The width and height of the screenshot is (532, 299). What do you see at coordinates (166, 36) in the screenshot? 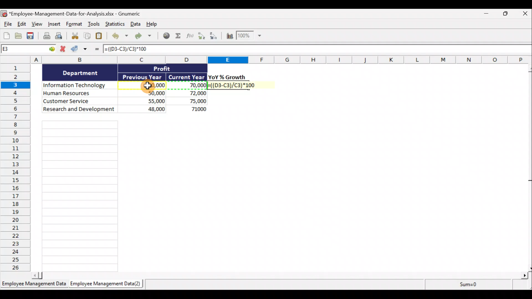
I see `Insert hyperlink` at bounding box center [166, 36].